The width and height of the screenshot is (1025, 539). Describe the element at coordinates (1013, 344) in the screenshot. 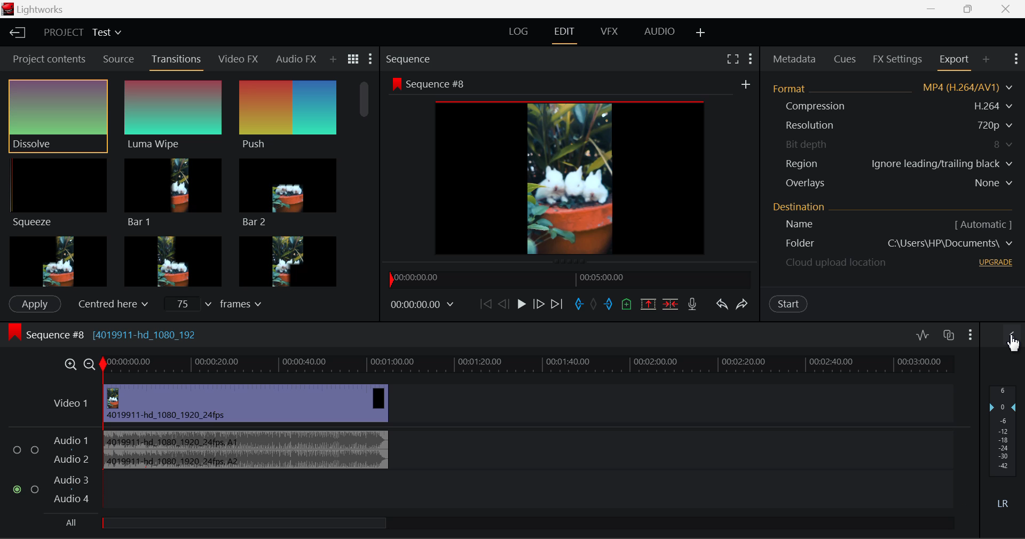

I see `cursor` at that location.